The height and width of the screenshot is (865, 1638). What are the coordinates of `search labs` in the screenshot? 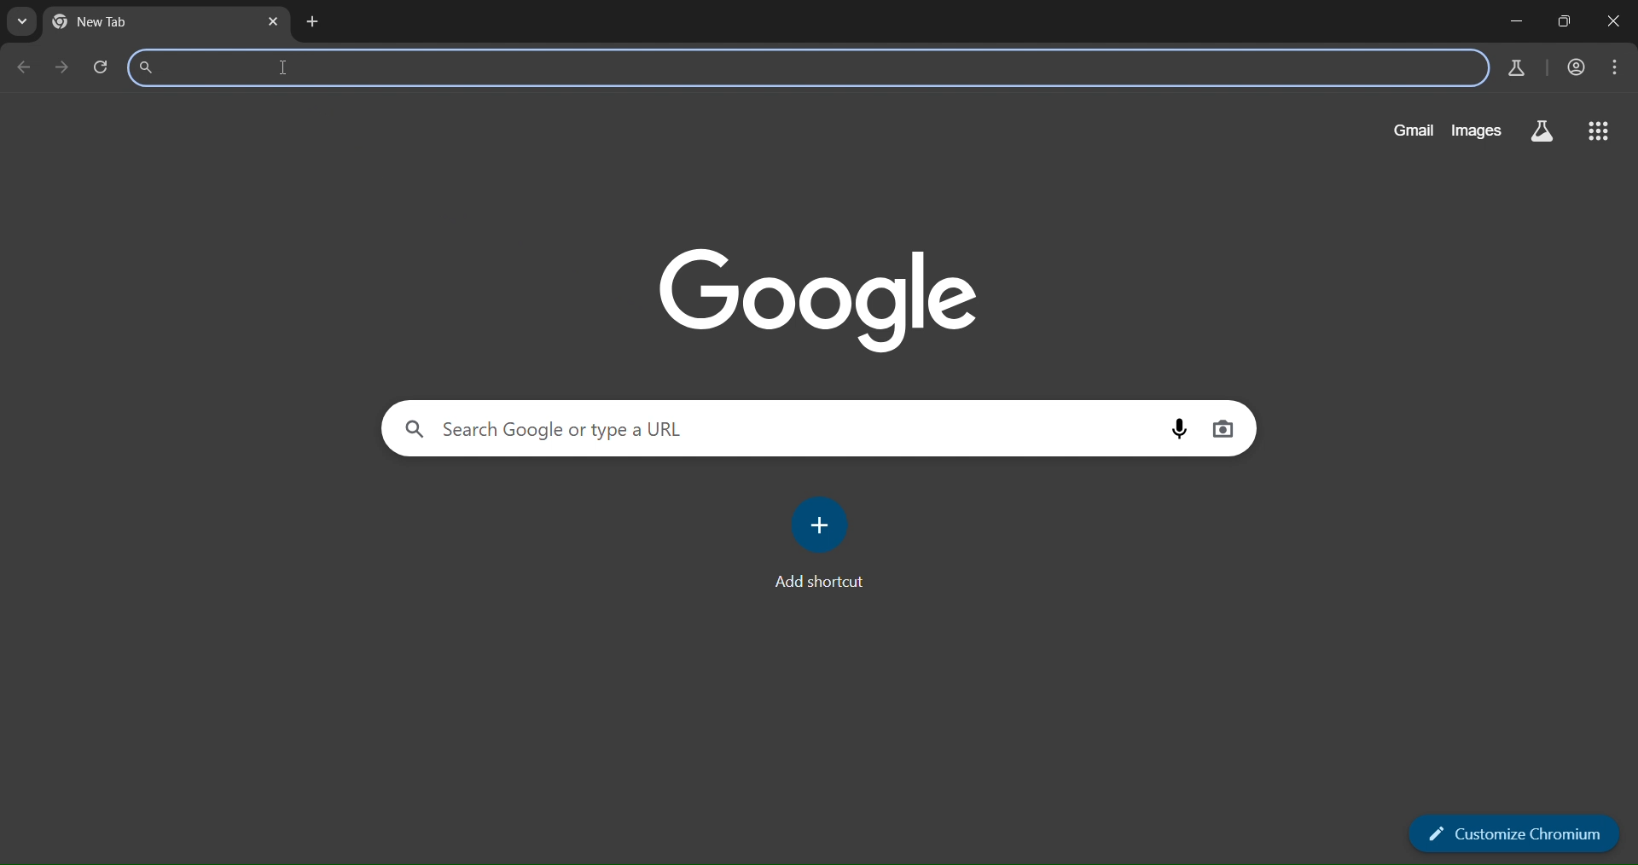 It's located at (1512, 68).